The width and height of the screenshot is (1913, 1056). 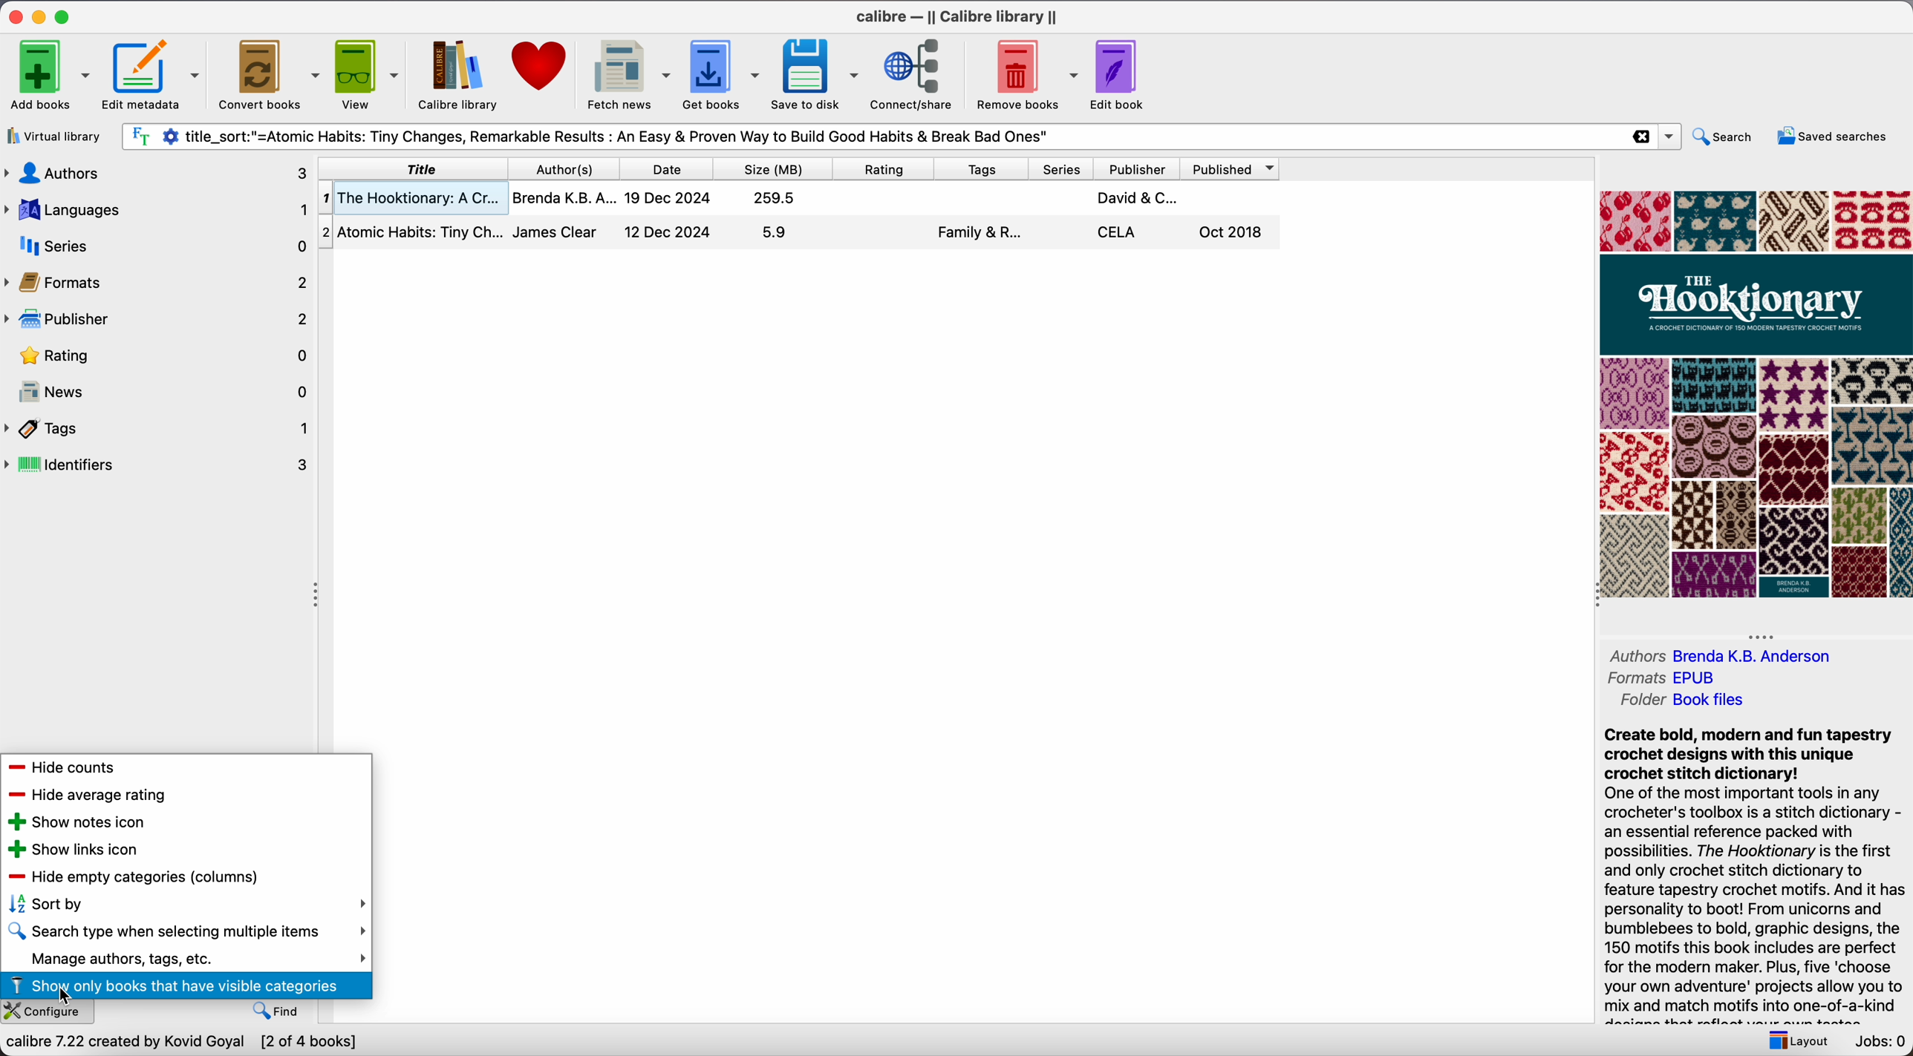 What do you see at coordinates (1829, 138) in the screenshot?
I see `saved searches` at bounding box center [1829, 138].